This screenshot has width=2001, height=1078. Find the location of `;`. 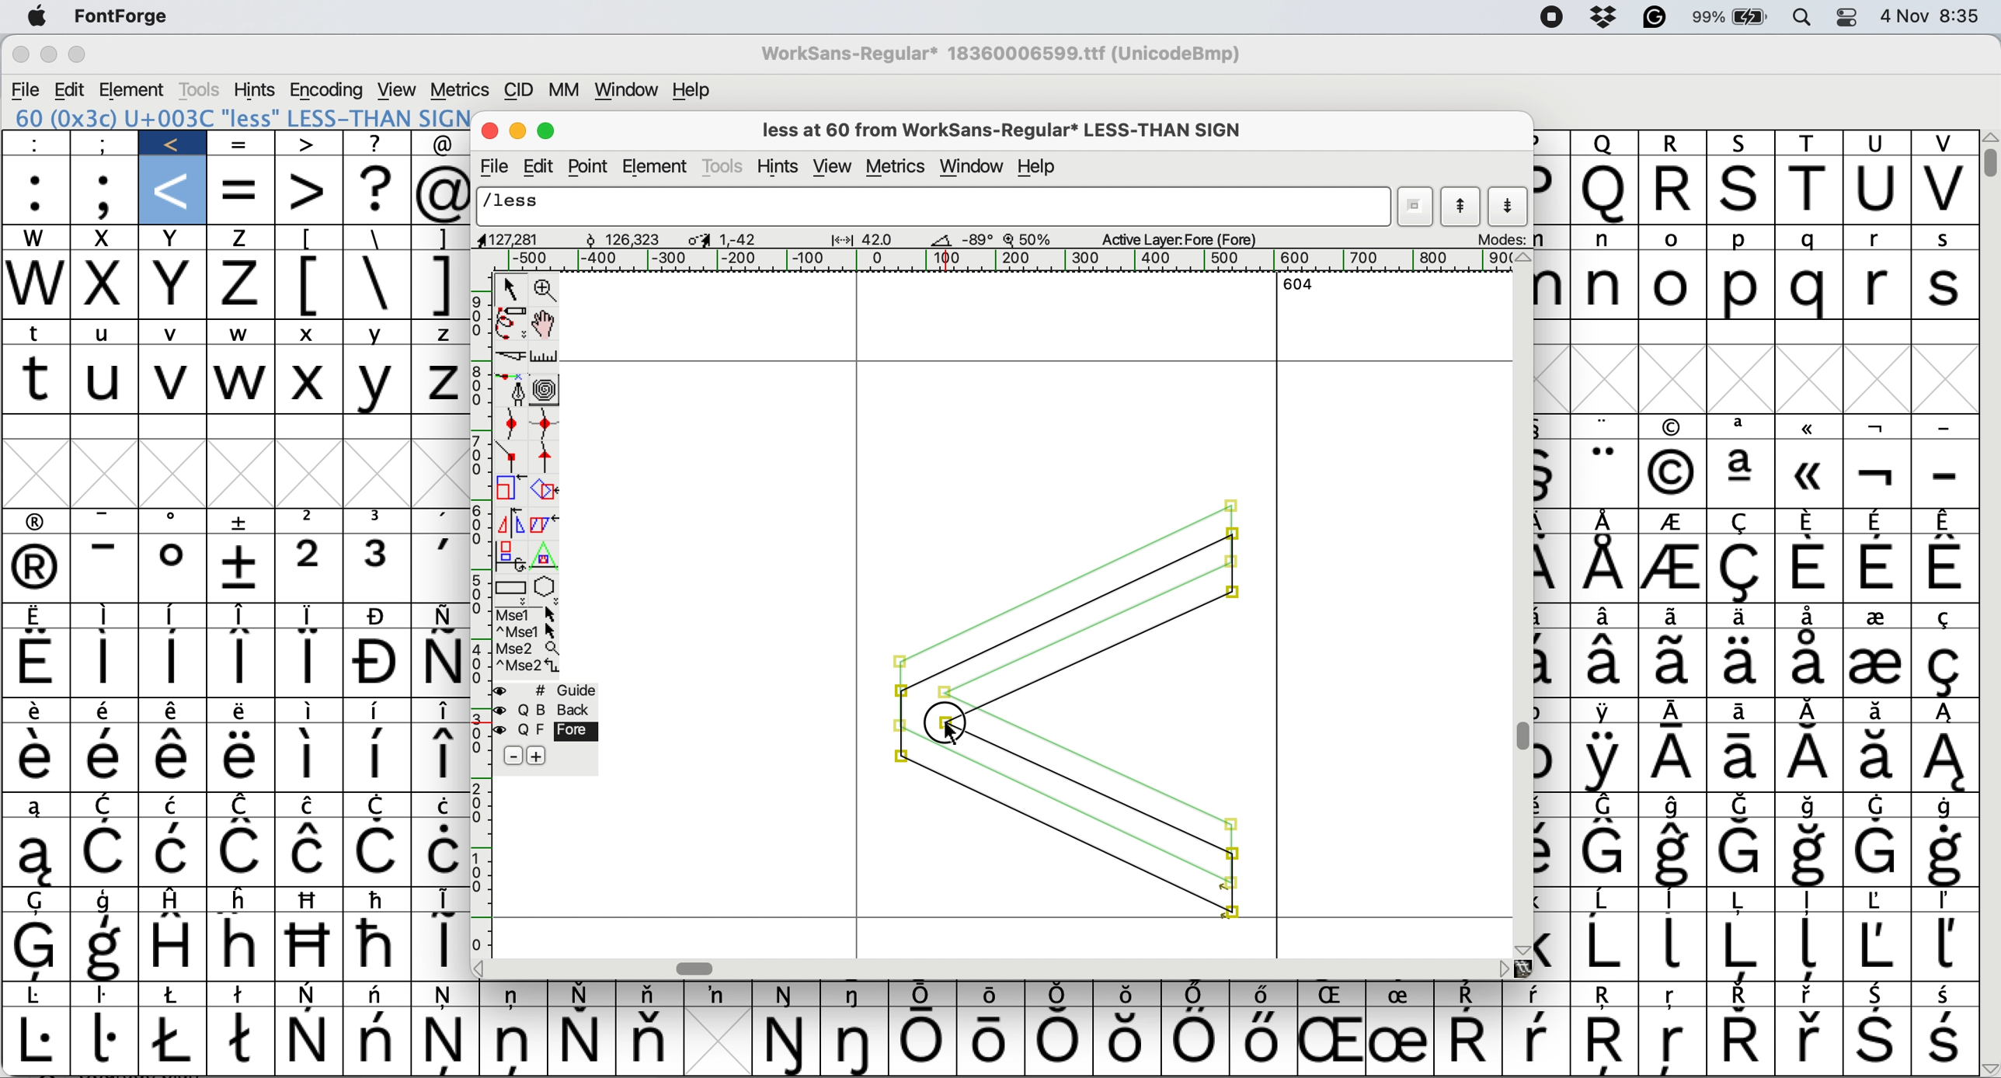

; is located at coordinates (105, 191).